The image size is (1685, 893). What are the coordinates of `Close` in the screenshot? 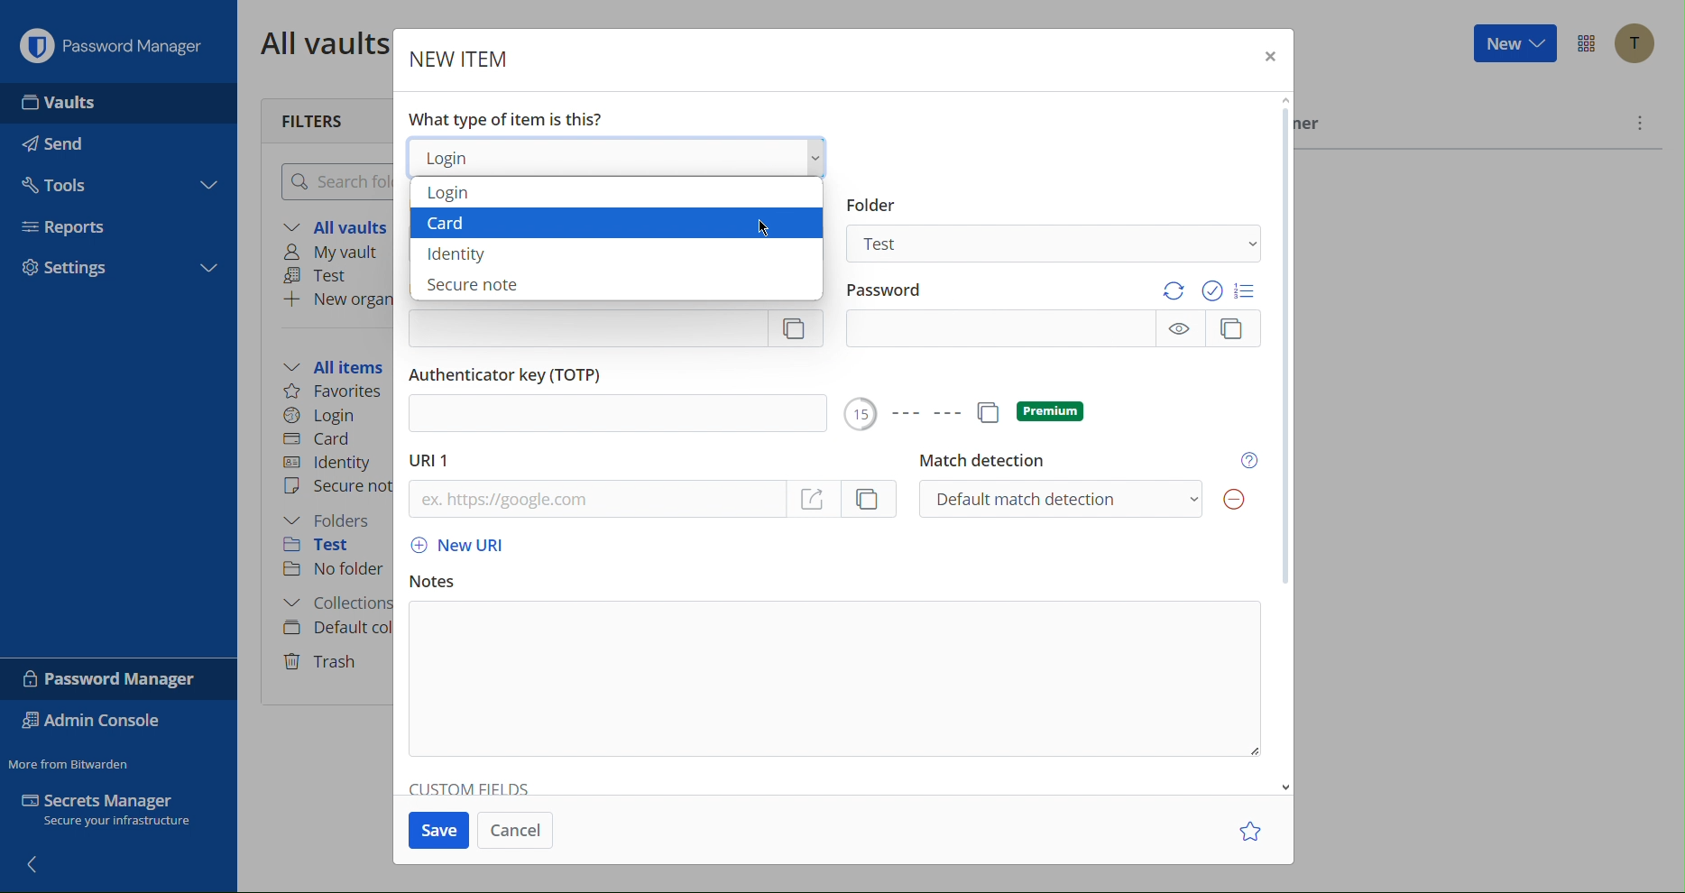 It's located at (1271, 57).